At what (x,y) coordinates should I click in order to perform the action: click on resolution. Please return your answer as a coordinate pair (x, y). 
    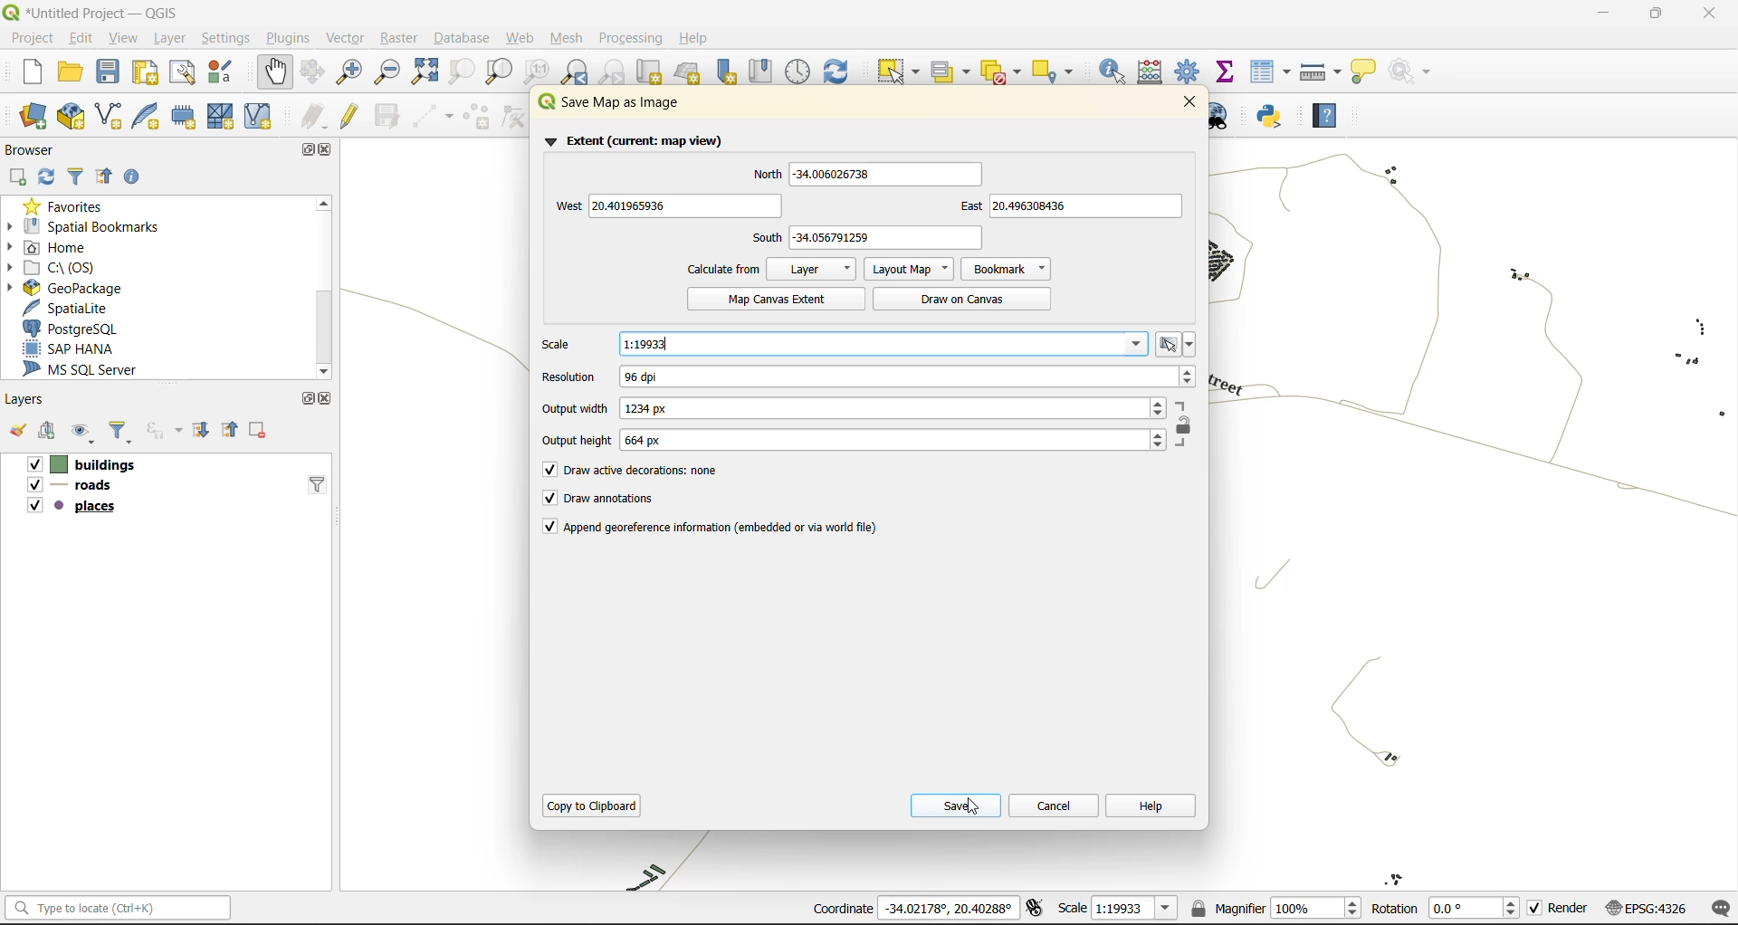
    Looking at the image, I should click on (869, 377).